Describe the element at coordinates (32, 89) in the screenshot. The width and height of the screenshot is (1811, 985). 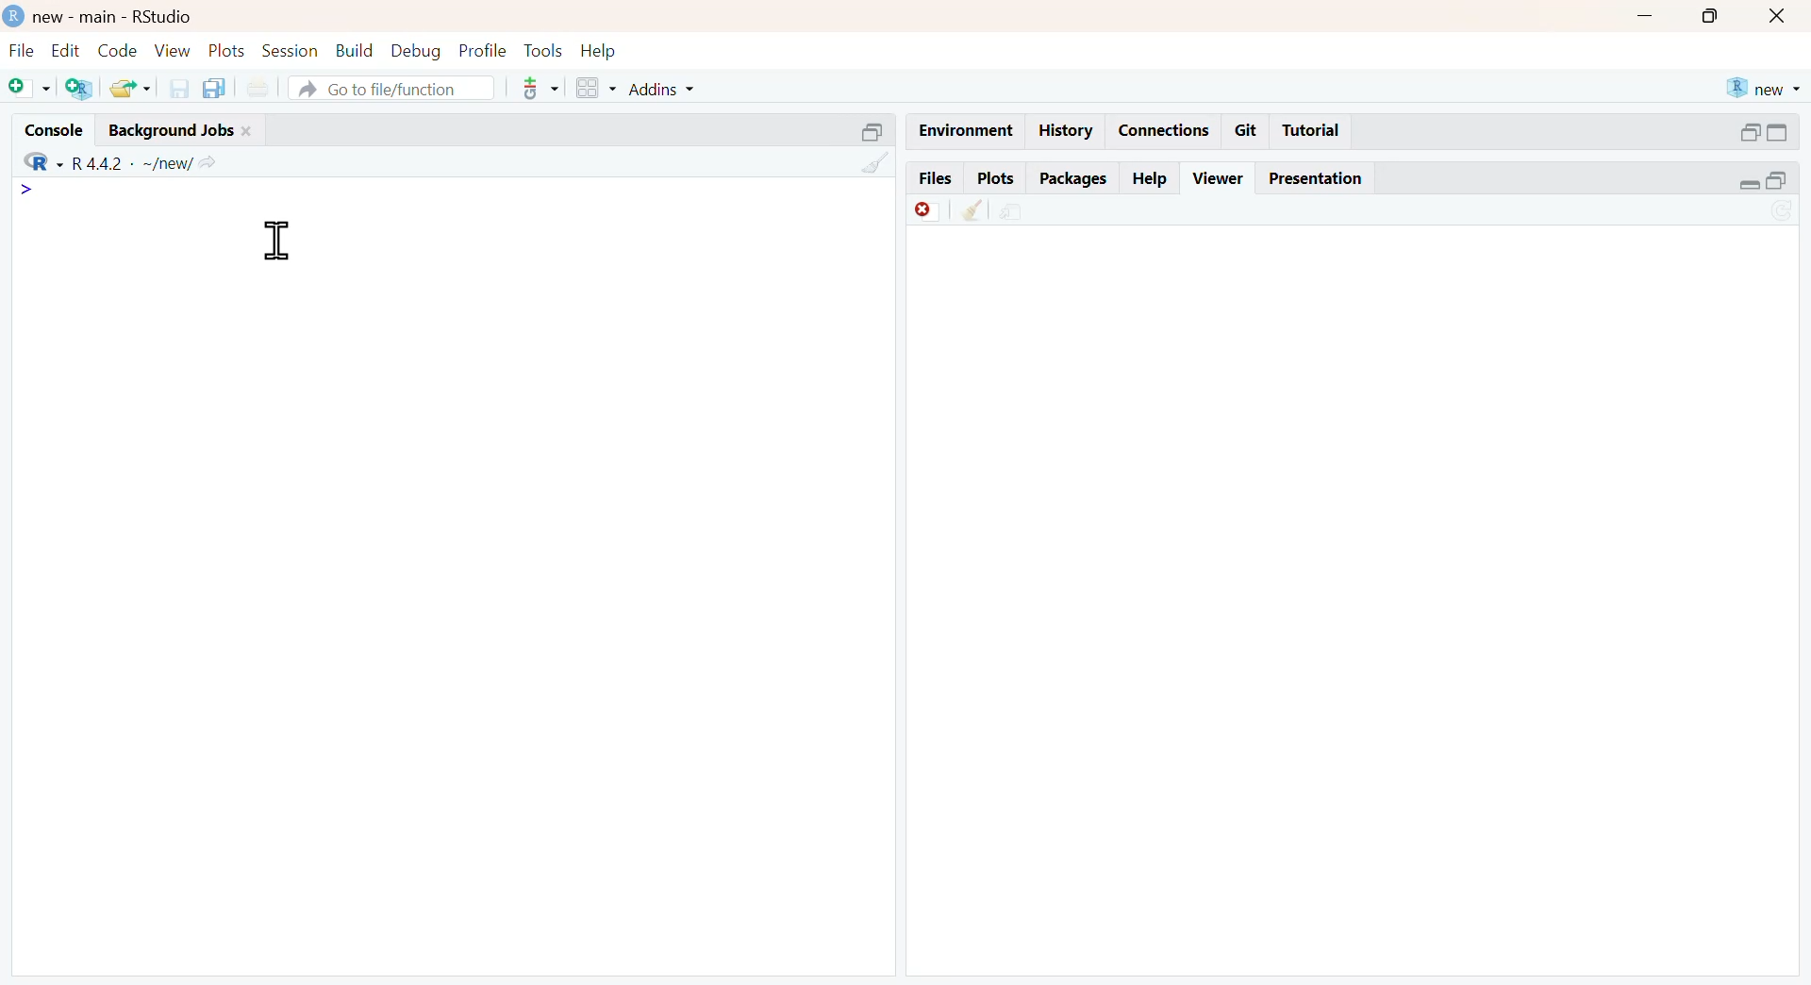
I see `add file as` at that location.